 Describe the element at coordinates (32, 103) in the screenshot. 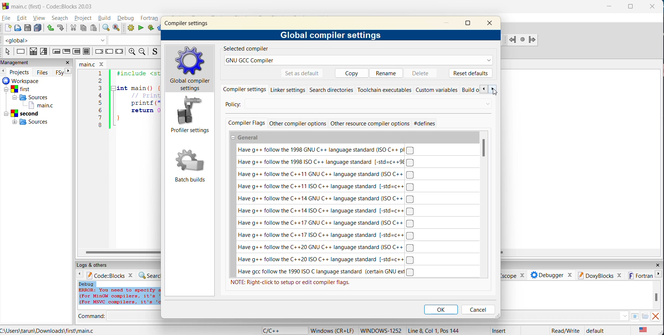

I see `workspaces` at that location.